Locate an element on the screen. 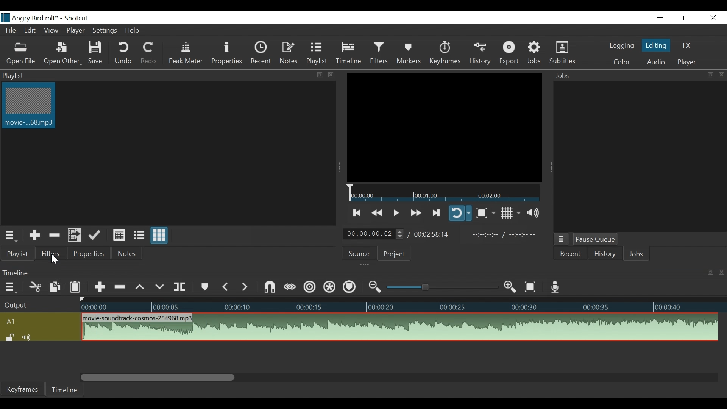 The image size is (727, 409). Color is located at coordinates (621, 62).